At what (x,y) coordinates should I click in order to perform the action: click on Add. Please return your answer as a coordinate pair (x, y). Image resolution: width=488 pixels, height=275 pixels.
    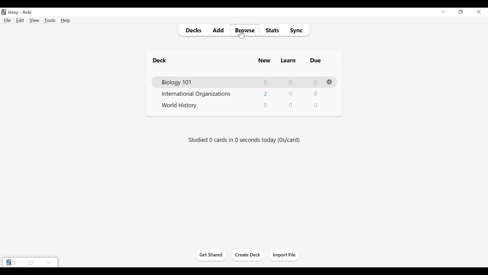
    Looking at the image, I should click on (219, 31).